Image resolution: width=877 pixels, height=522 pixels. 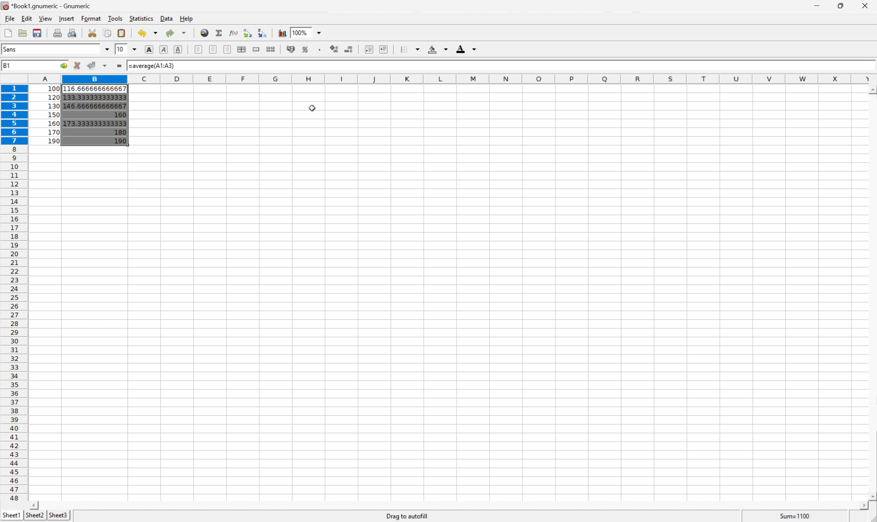 I want to click on Enter formula, so click(x=120, y=65).